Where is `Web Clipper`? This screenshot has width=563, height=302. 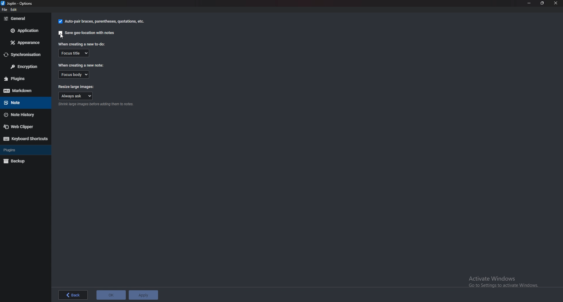
Web Clipper is located at coordinates (25, 126).